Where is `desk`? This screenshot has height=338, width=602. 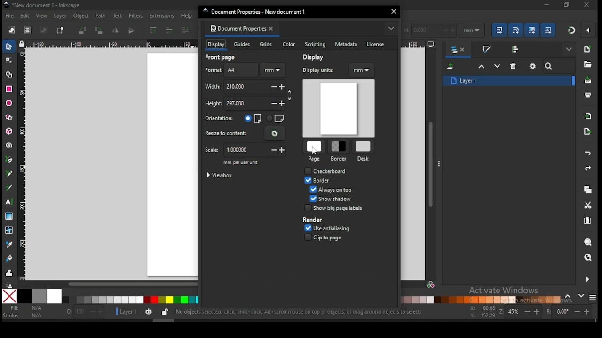 desk is located at coordinates (364, 146).